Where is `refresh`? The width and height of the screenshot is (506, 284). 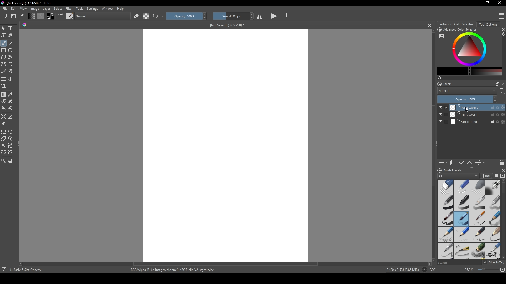 refresh is located at coordinates (439, 78).